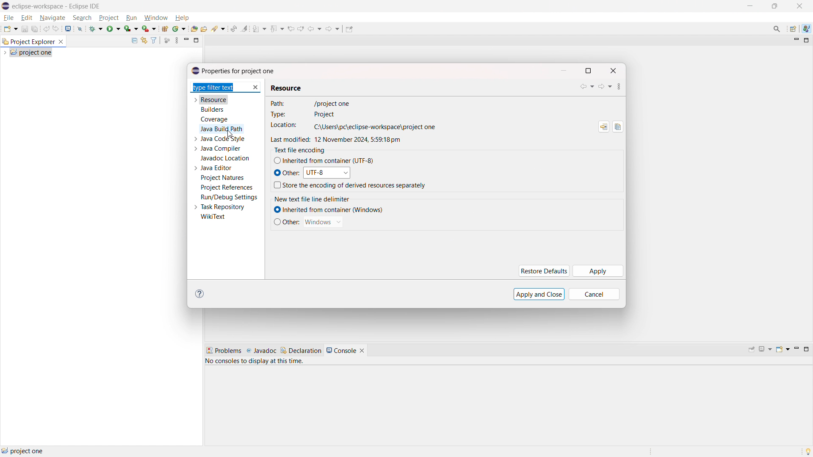 The width and height of the screenshot is (813, 457). I want to click on minimize, so click(795, 41).